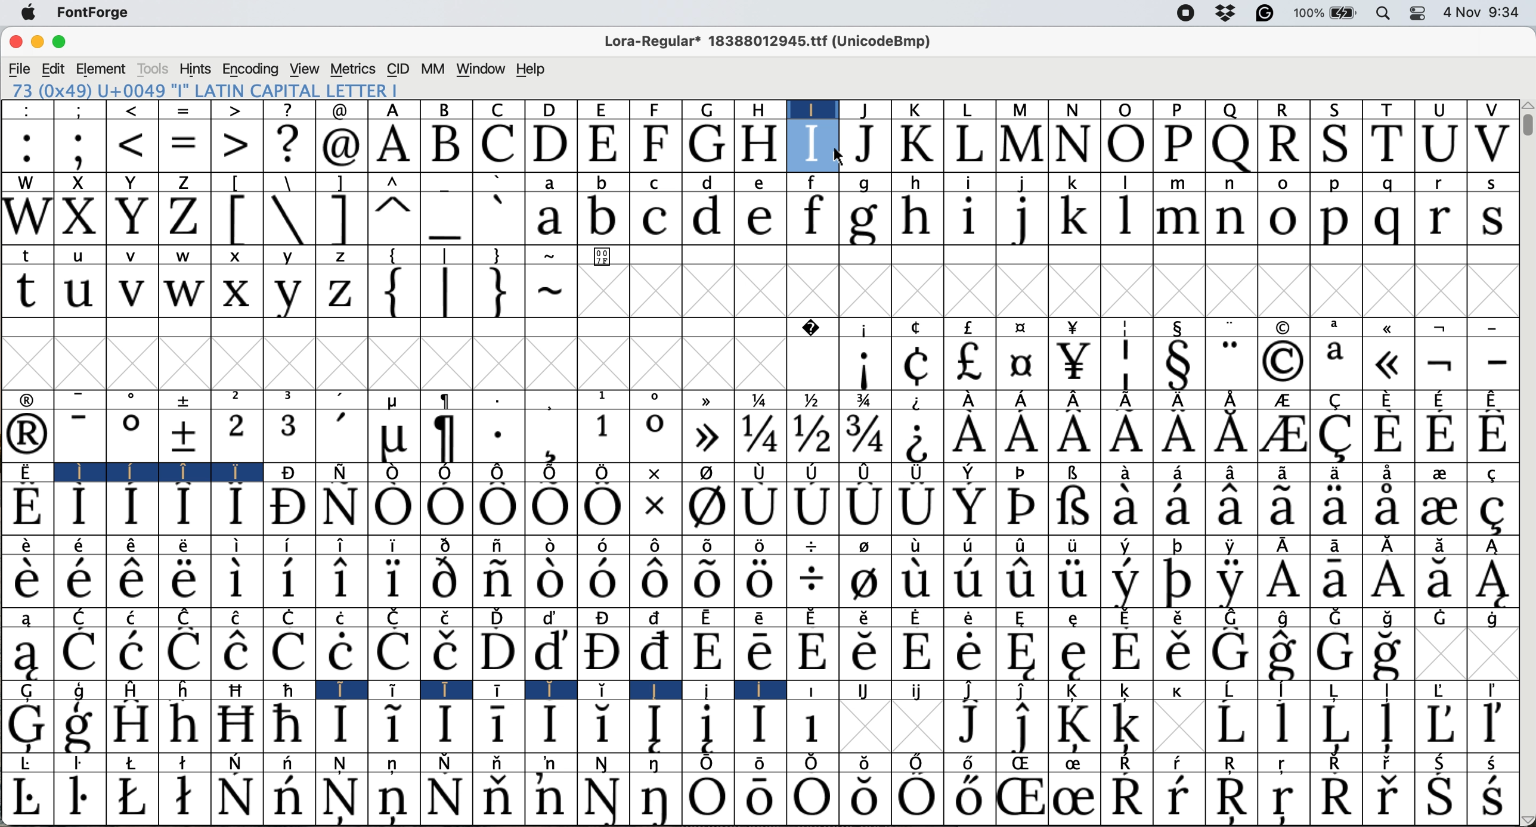  I want to click on Symbol, so click(344, 545).